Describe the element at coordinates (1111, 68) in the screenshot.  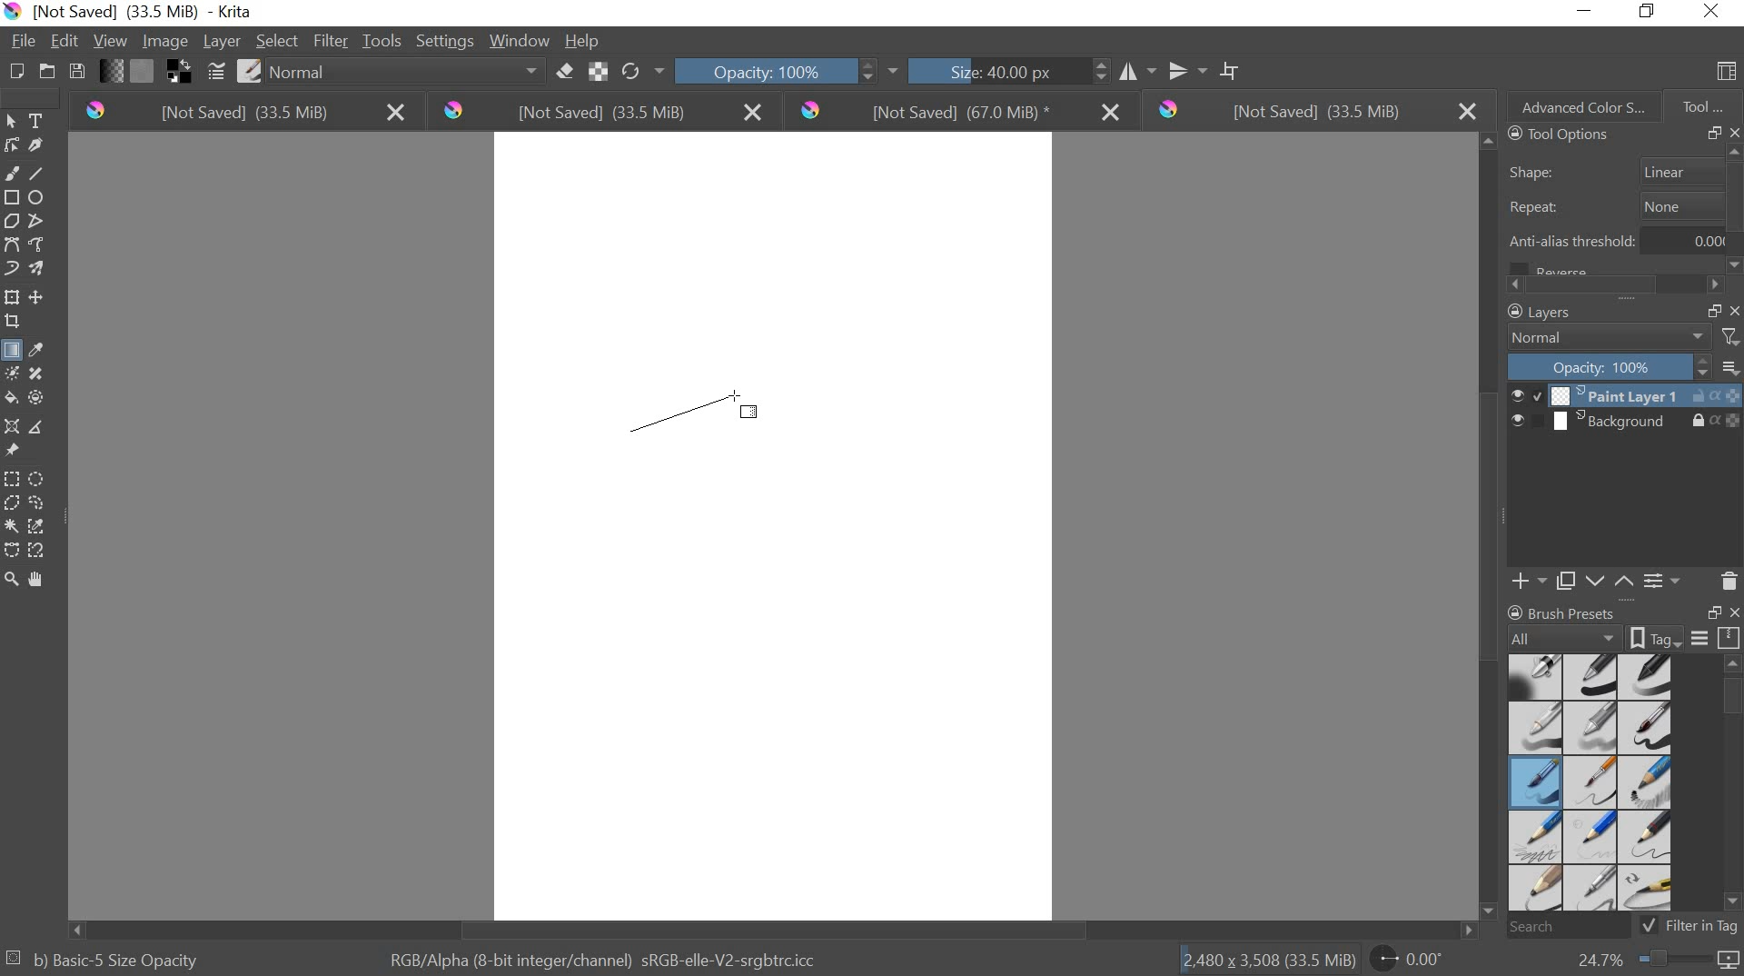
I see `HORIZONTAL MIROR TOOL` at that location.